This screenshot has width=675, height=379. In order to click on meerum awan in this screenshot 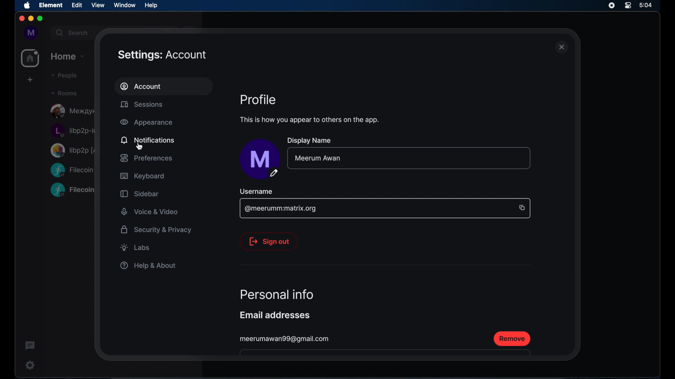, I will do `click(317, 158)`.